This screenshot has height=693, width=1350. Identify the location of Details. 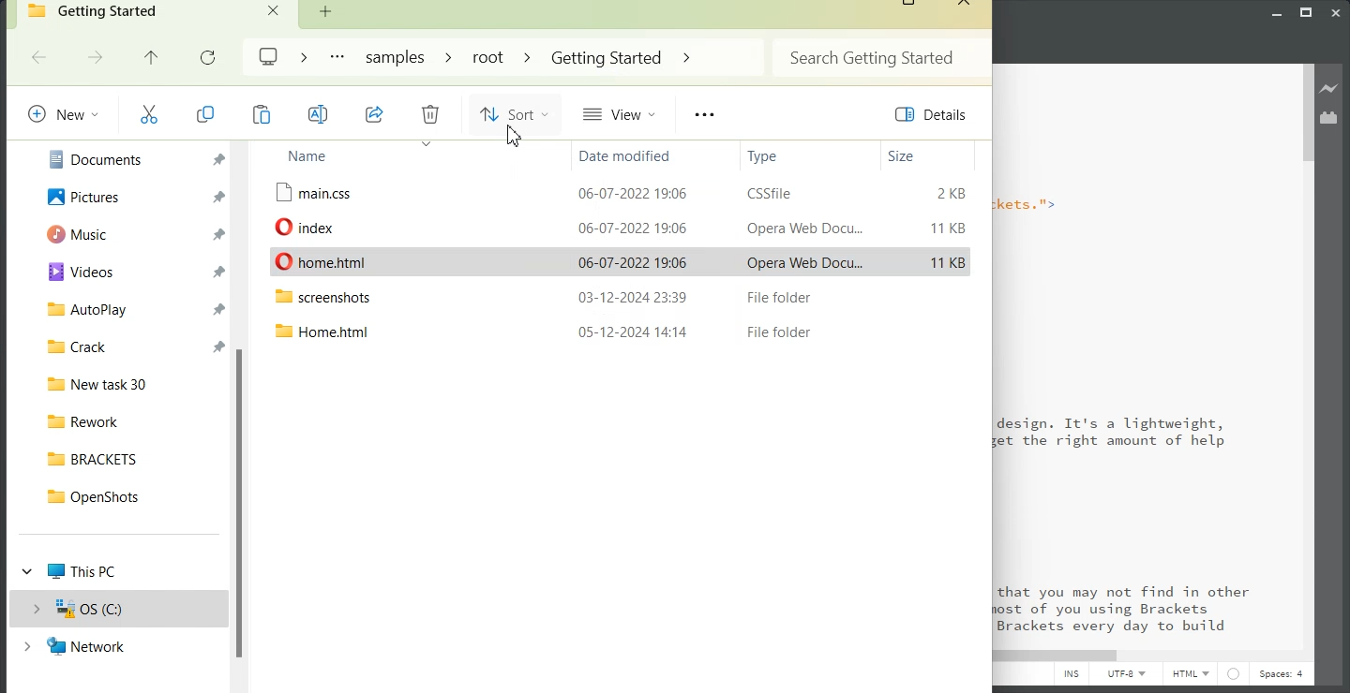
(931, 115).